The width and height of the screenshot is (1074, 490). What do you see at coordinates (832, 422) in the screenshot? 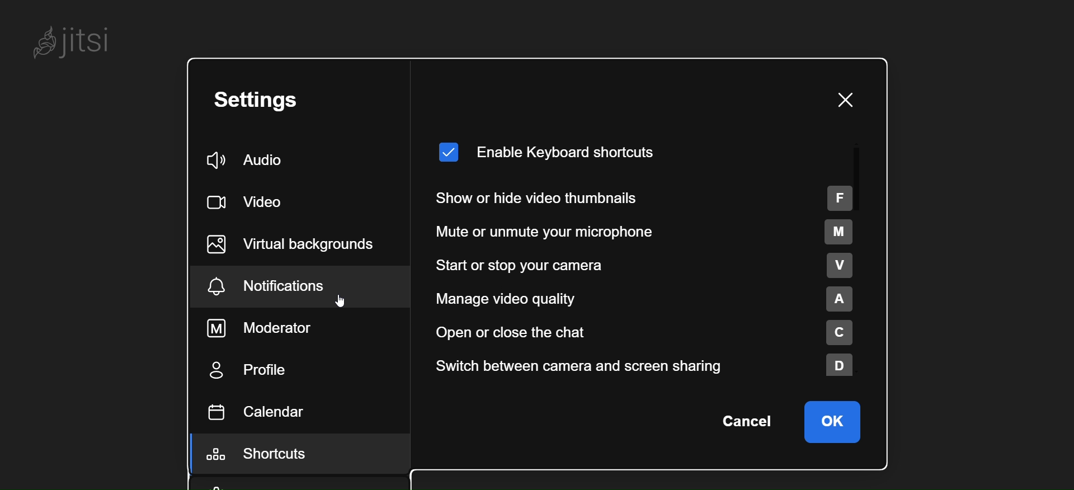
I see `ok` at bounding box center [832, 422].